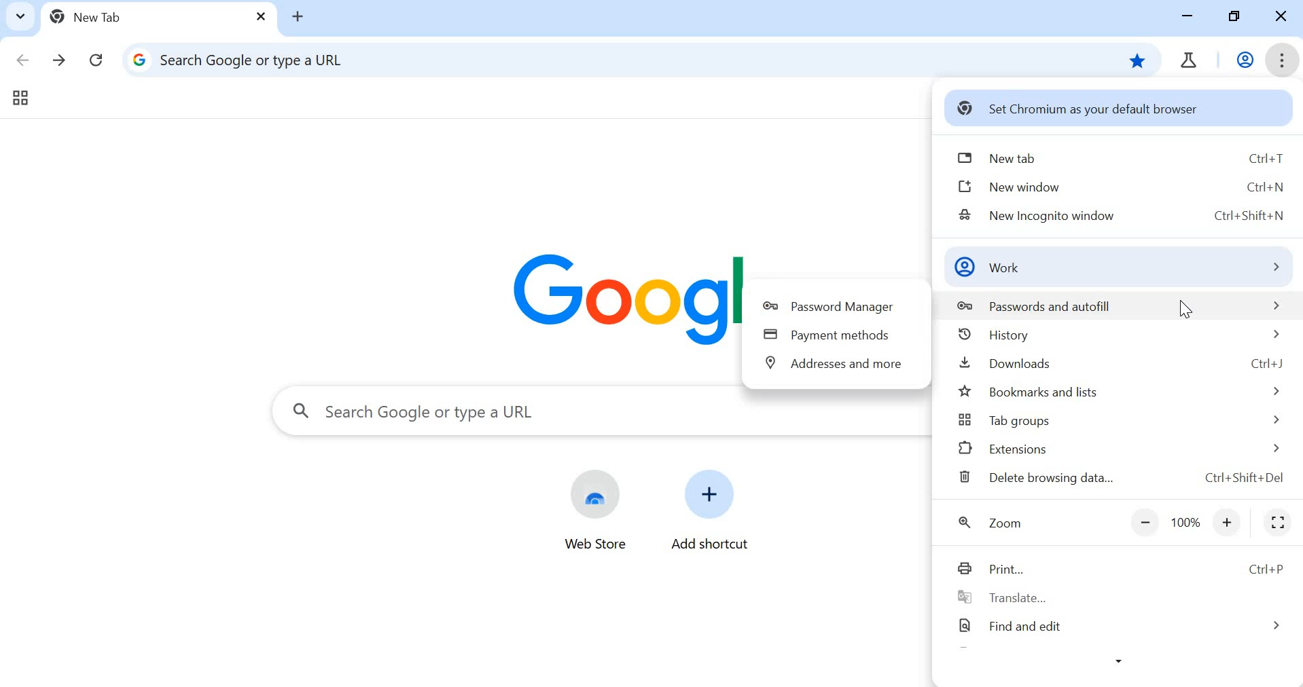  Describe the element at coordinates (1285, 59) in the screenshot. I see `customize and control chromium` at that location.